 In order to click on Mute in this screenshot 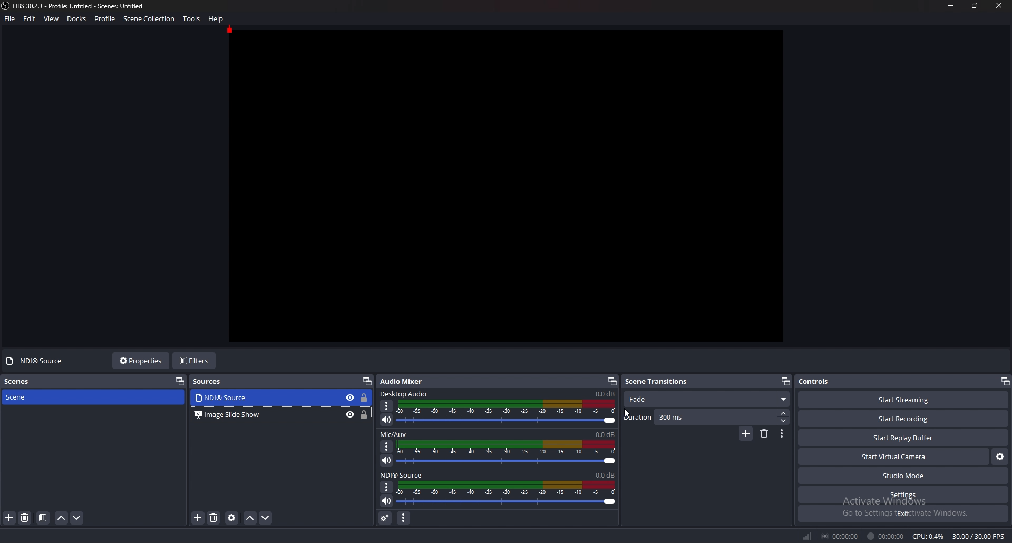, I will do `click(386, 502)`.